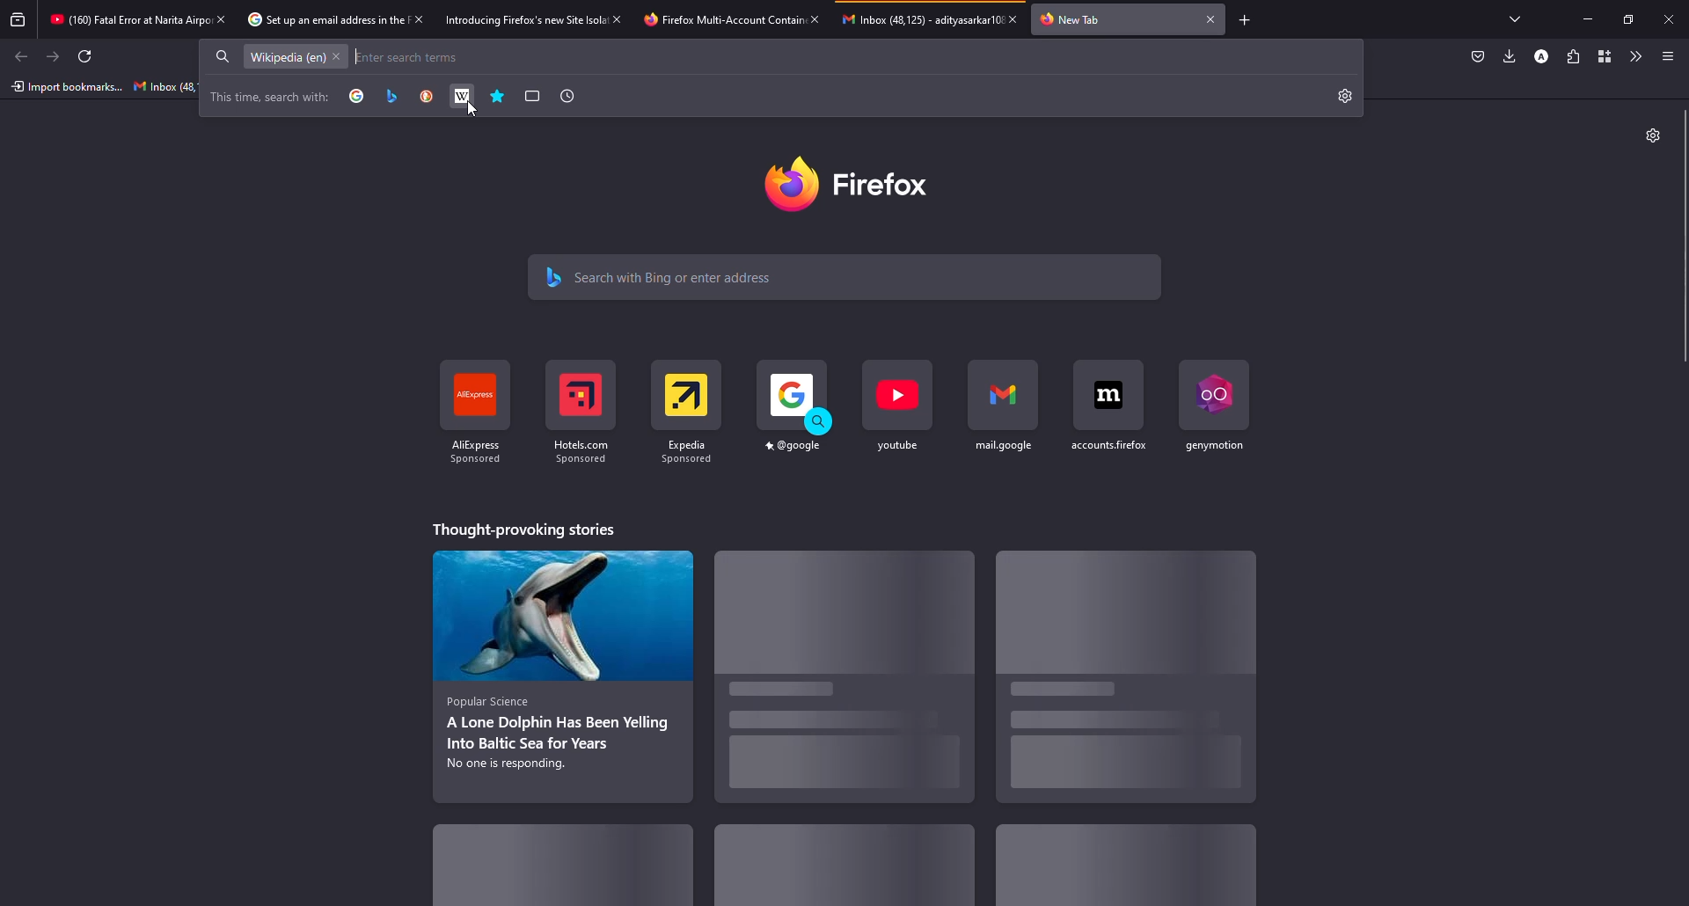  I want to click on wiki, so click(463, 96).